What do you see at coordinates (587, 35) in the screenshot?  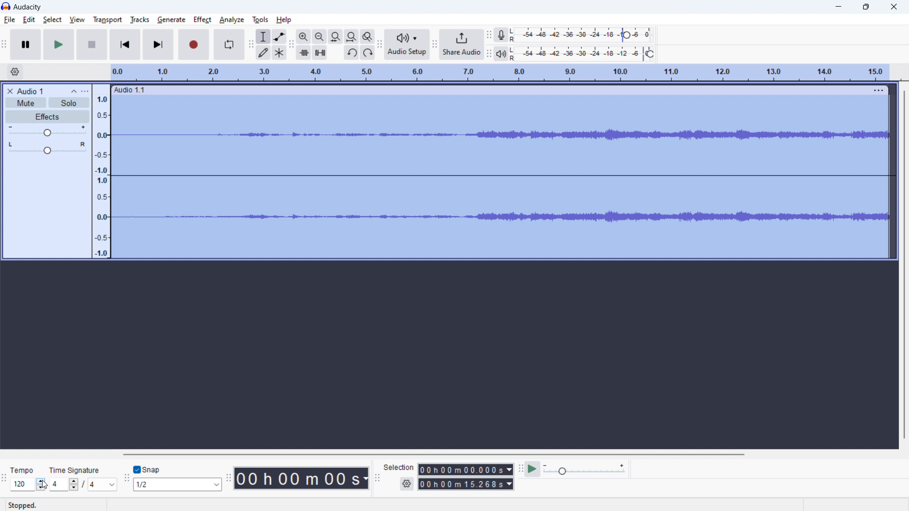 I see `record level` at bounding box center [587, 35].